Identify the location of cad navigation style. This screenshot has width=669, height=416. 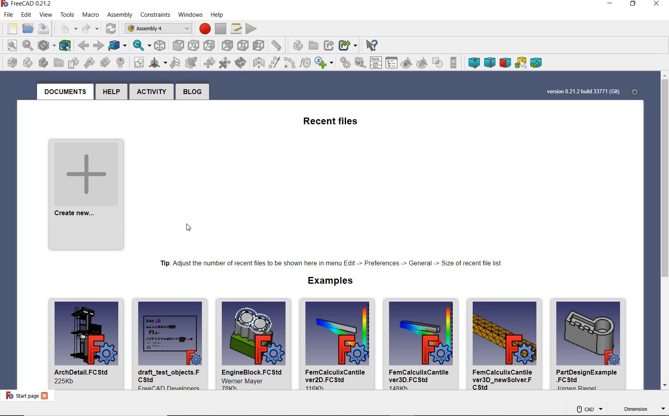
(589, 408).